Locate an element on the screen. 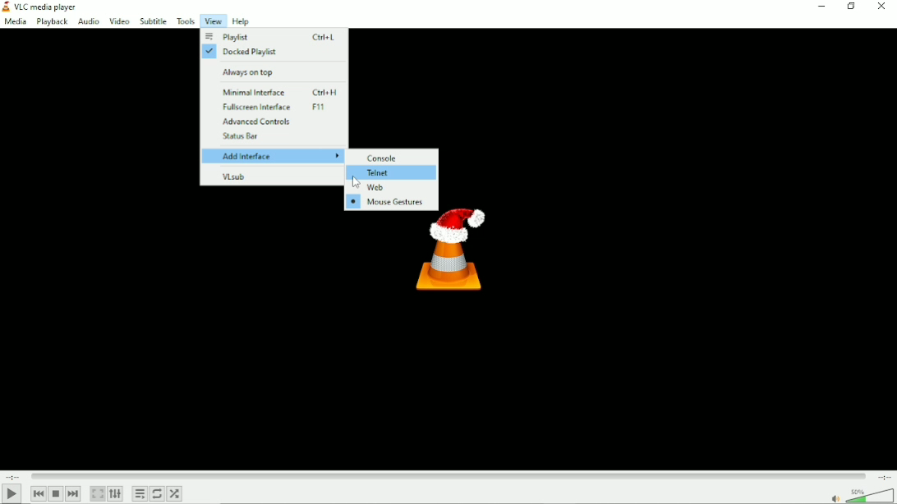 Image resolution: width=897 pixels, height=504 pixels. Telnet is located at coordinates (392, 172).